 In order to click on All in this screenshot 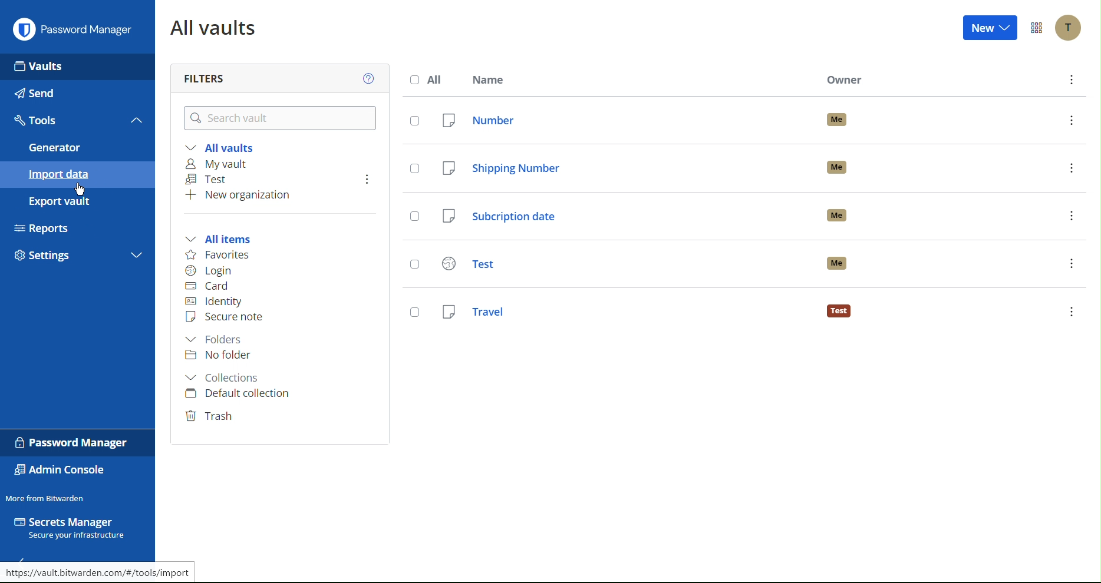, I will do `click(430, 79)`.